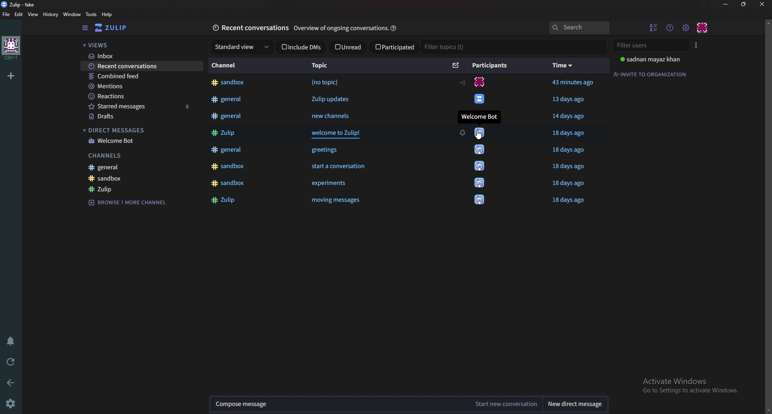  I want to click on Browse channel, so click(130, 203).